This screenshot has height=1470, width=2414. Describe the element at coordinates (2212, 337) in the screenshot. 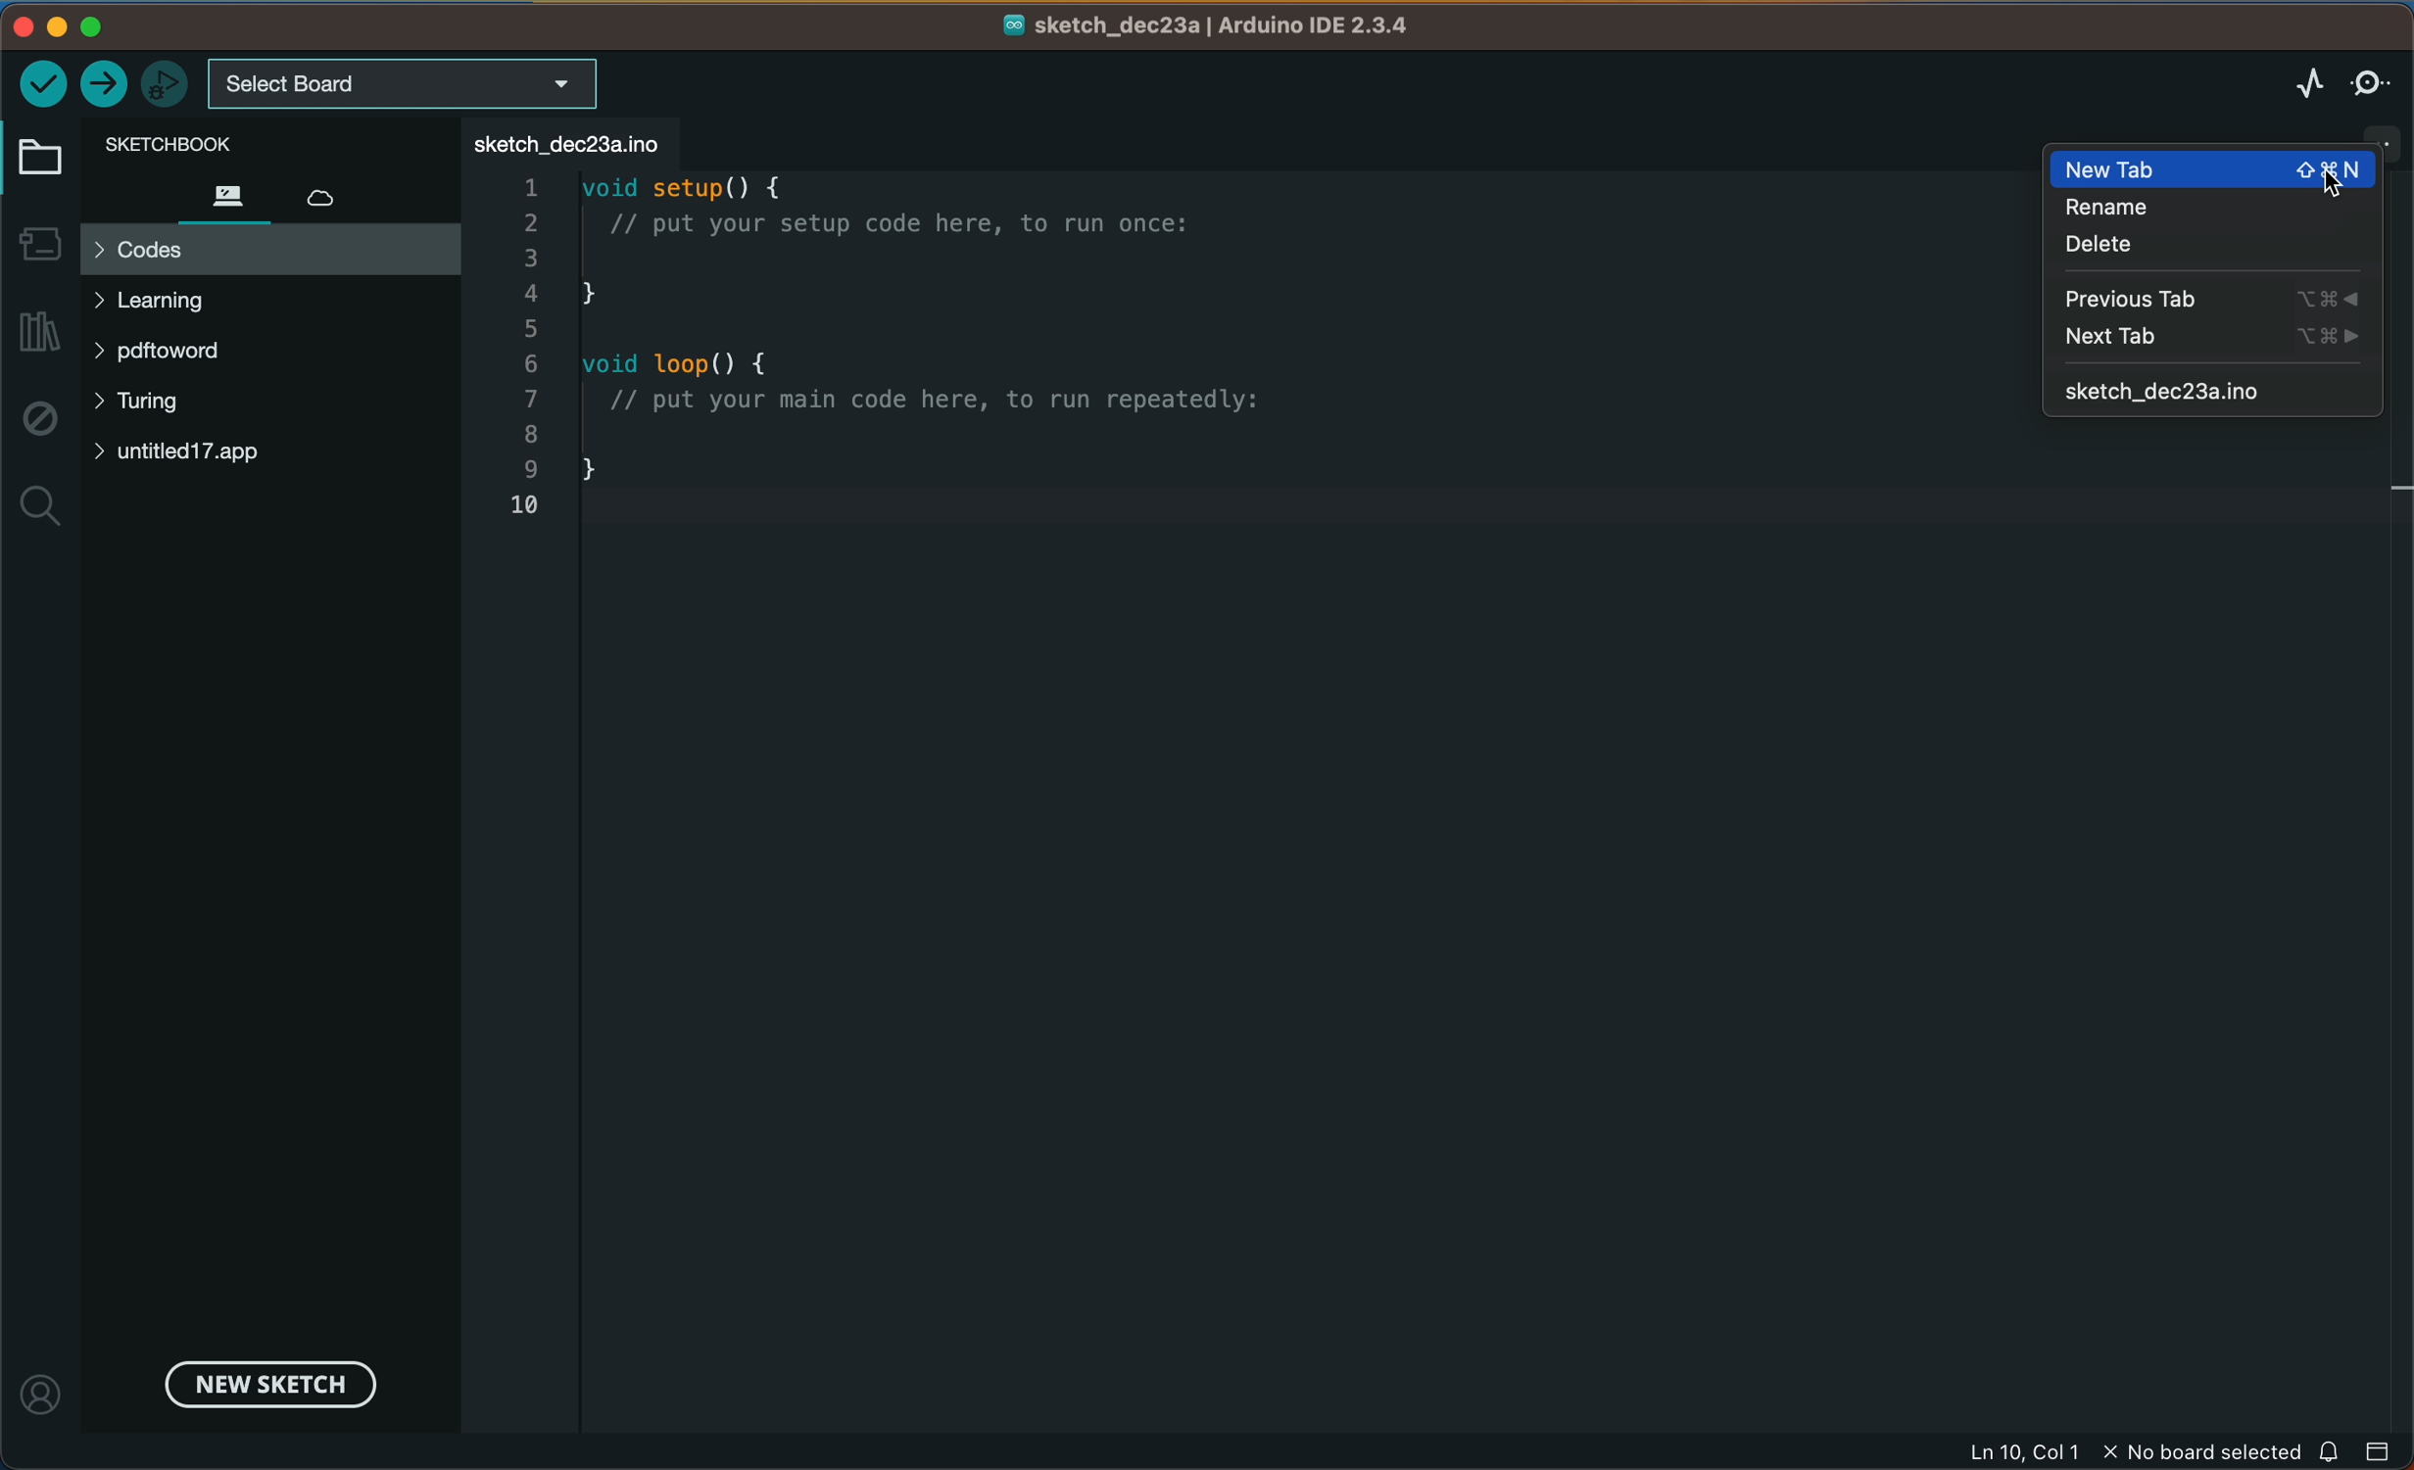

I see `next tab` at that location.